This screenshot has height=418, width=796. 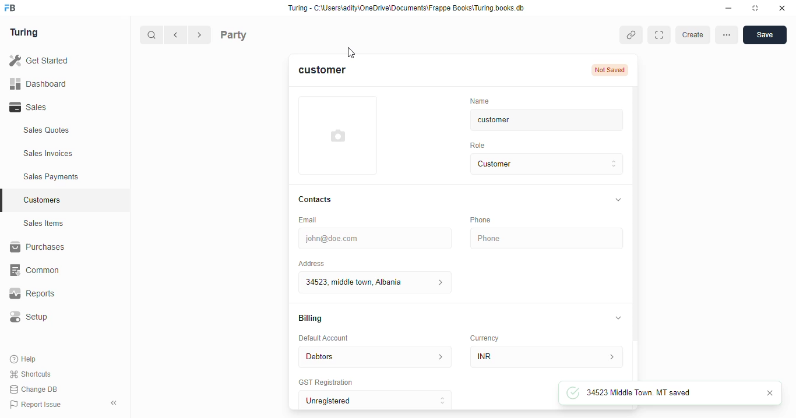 What do you see at coordinates (57, 107) in the screenshot?
I see `Sales` at bounding box center [57, 107].